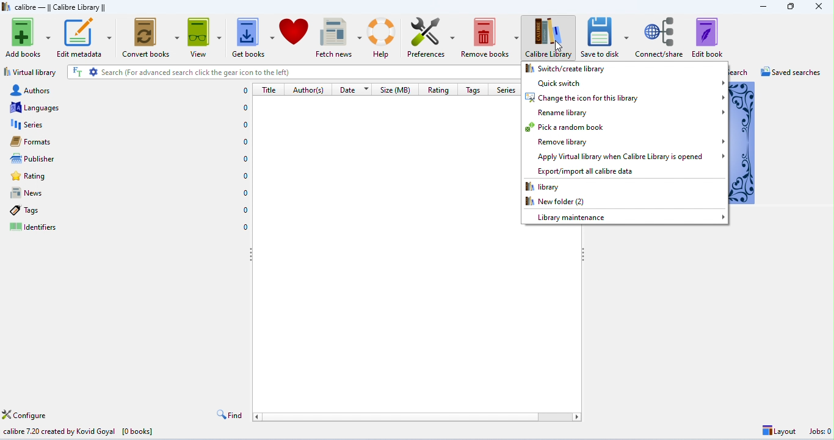  What do you see at coordinates (355, 89) in the screenshot?
I see `date` at bounding box center [355, 89].